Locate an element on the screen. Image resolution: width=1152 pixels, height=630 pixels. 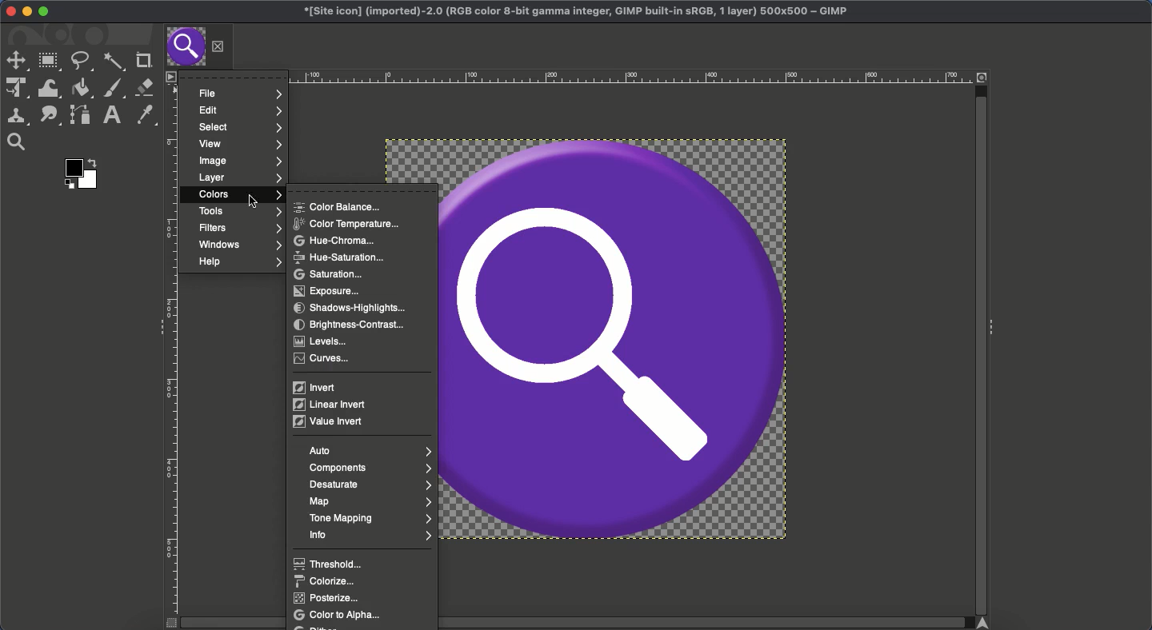
Ruler is located at coordinates (579, 77).